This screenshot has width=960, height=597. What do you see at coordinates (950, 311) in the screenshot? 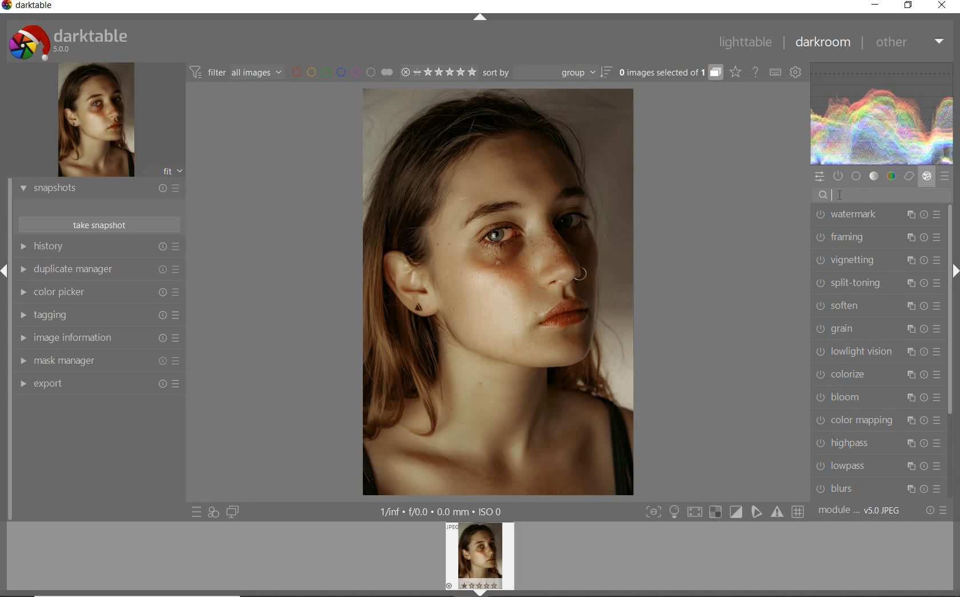
I see `scrollbar` at bounding box center [950, 311].